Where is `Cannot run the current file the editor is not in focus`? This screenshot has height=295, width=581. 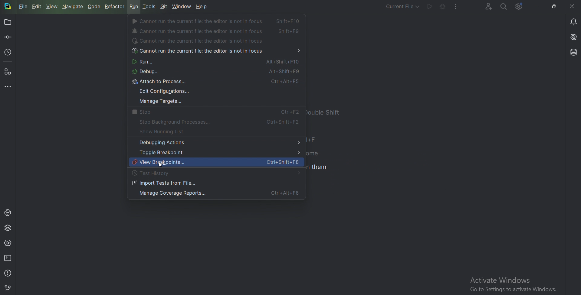 Cannot run the current file the editor is not in focus is located at coordinates (200, 41).